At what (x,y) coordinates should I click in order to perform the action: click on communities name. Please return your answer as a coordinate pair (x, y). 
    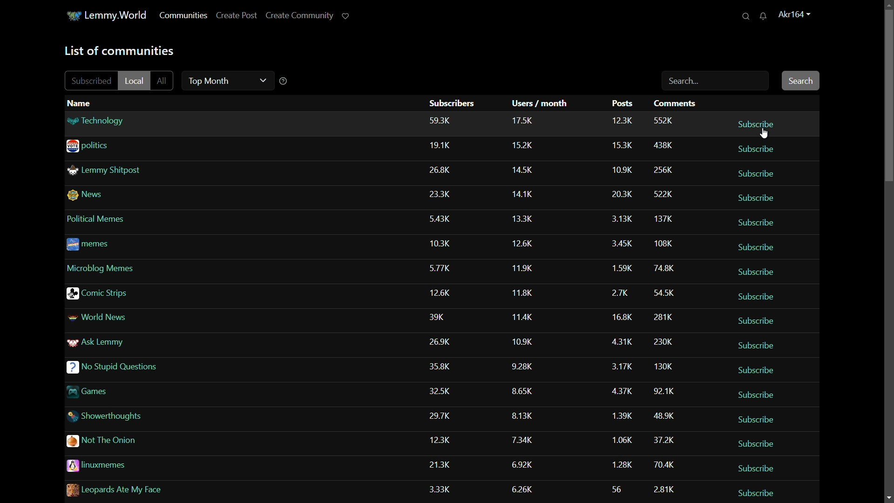
    Looking at the image, I should click on (186, 489).